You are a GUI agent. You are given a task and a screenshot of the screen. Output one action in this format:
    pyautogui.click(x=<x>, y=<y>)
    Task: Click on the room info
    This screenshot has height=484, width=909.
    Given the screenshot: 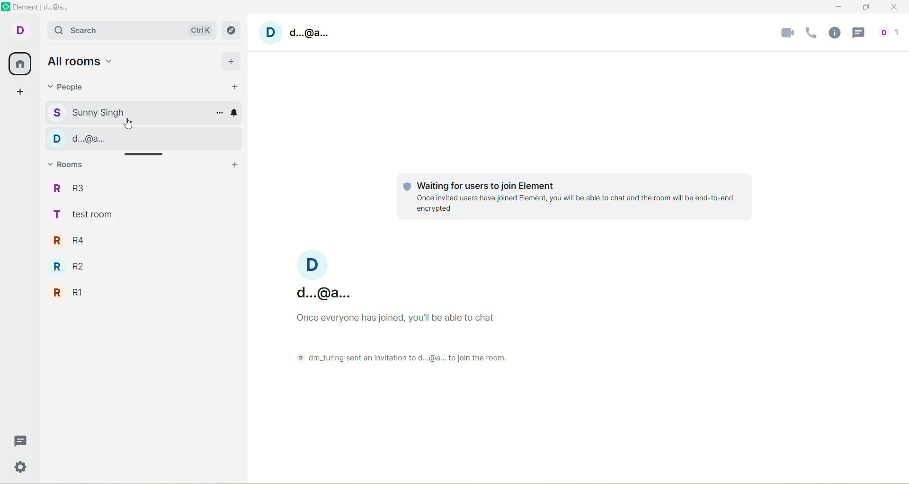 What is the action you would take?
    pyautogui.click(x=835, y=33)
    